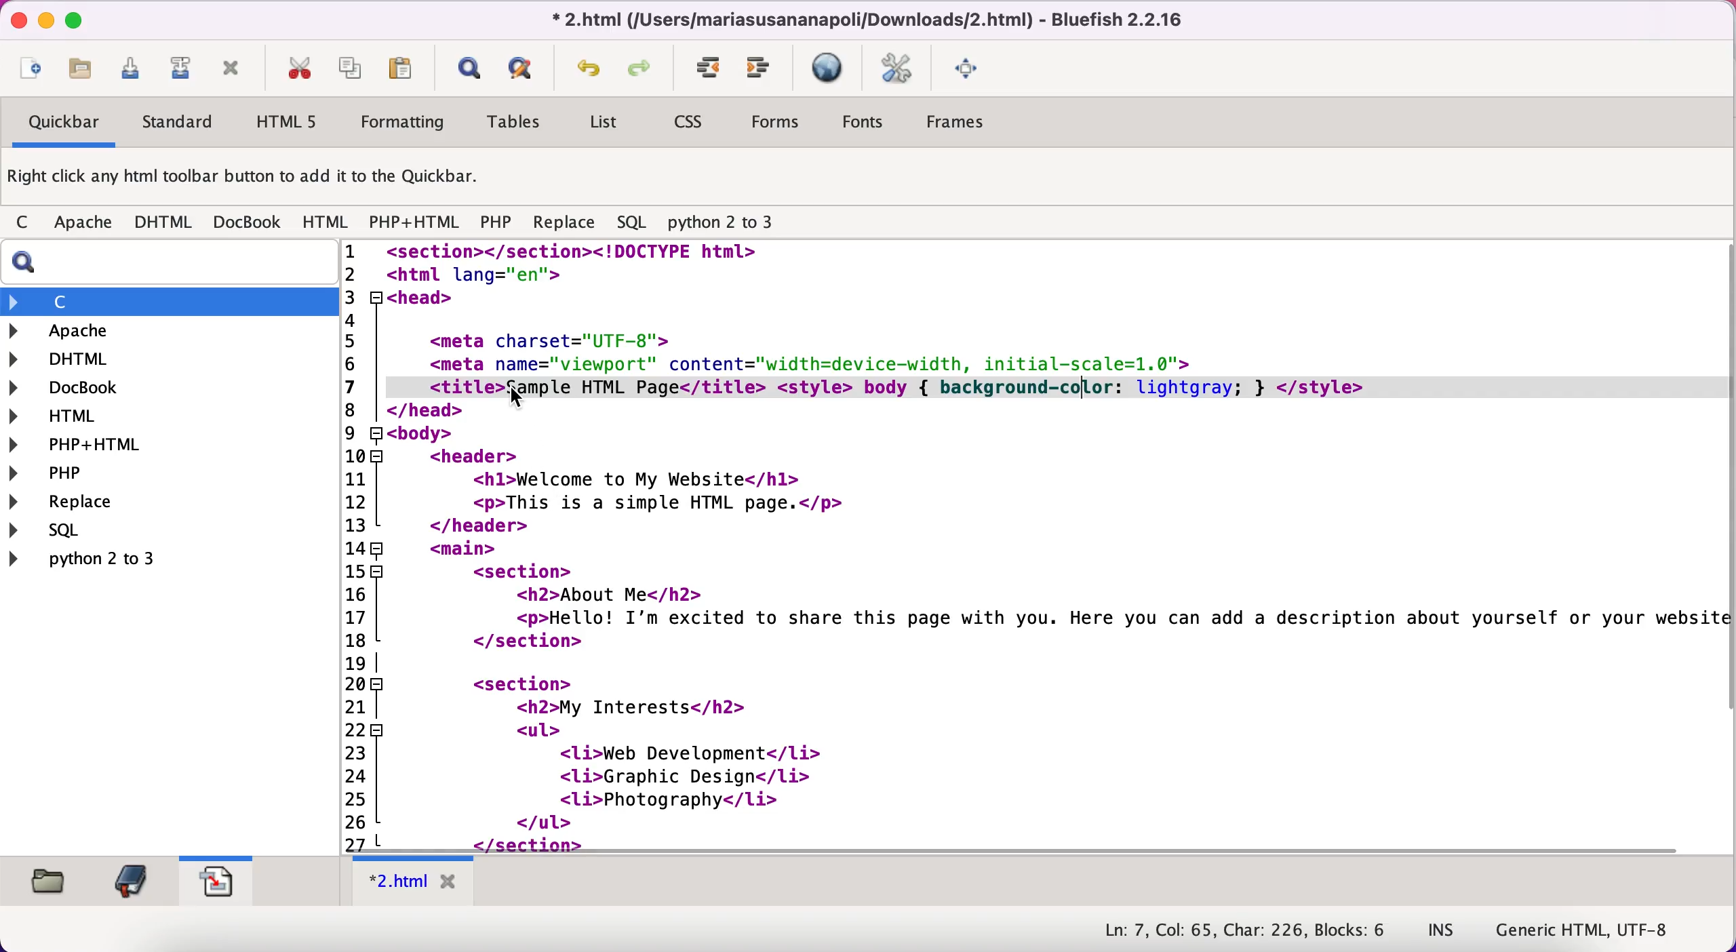 This screenshot has height=952, width=1736. What do you see at coordinates (959, 122) in the screenshot?
I see `frames` at bounding box center [959, 122].